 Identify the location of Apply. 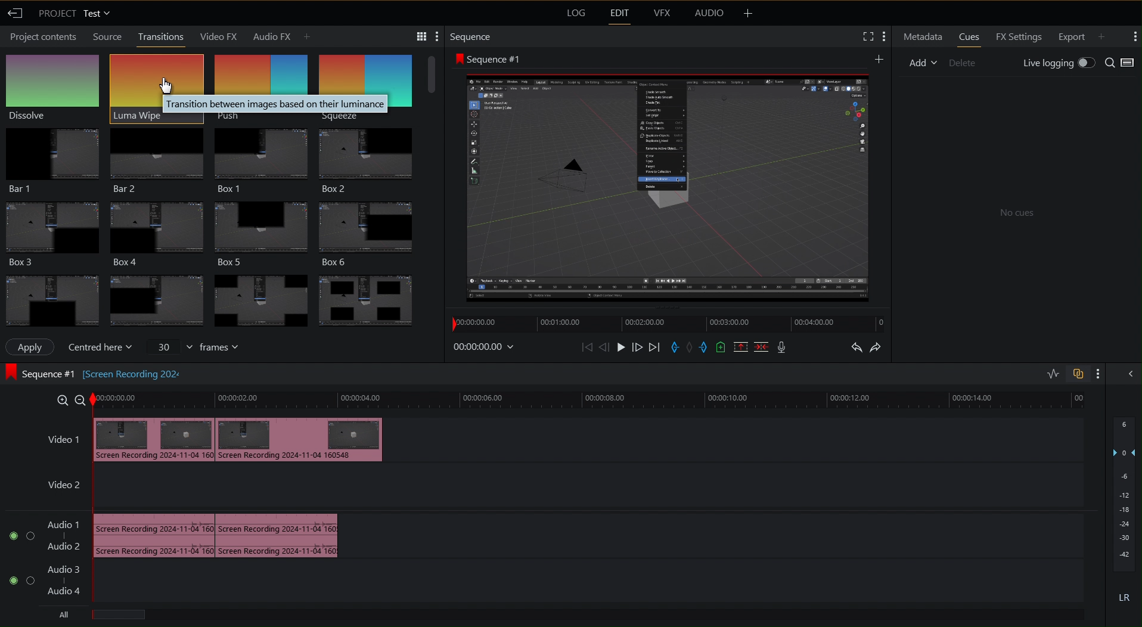
(33, 347).